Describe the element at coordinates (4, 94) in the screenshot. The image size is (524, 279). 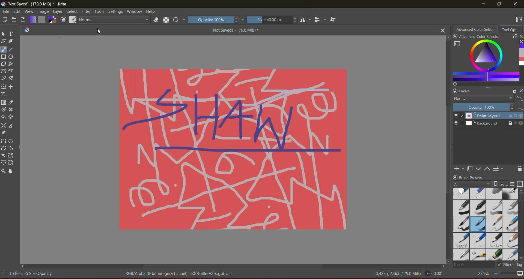
I see `crop tool` at that location.